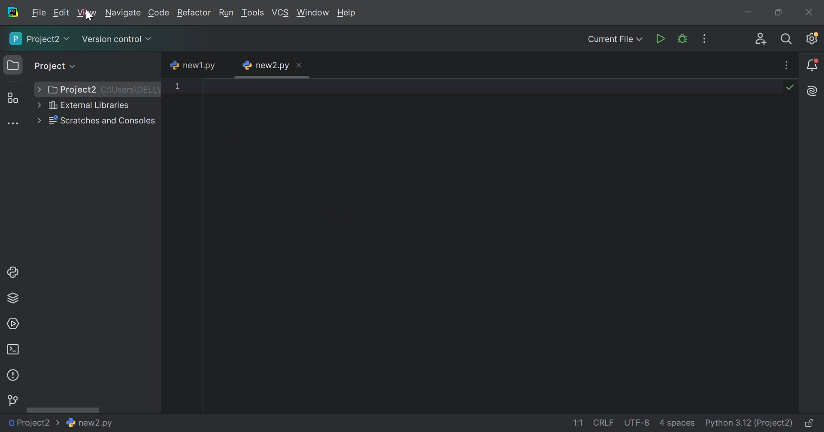  I want to click on new2.py, so click(89, 423).